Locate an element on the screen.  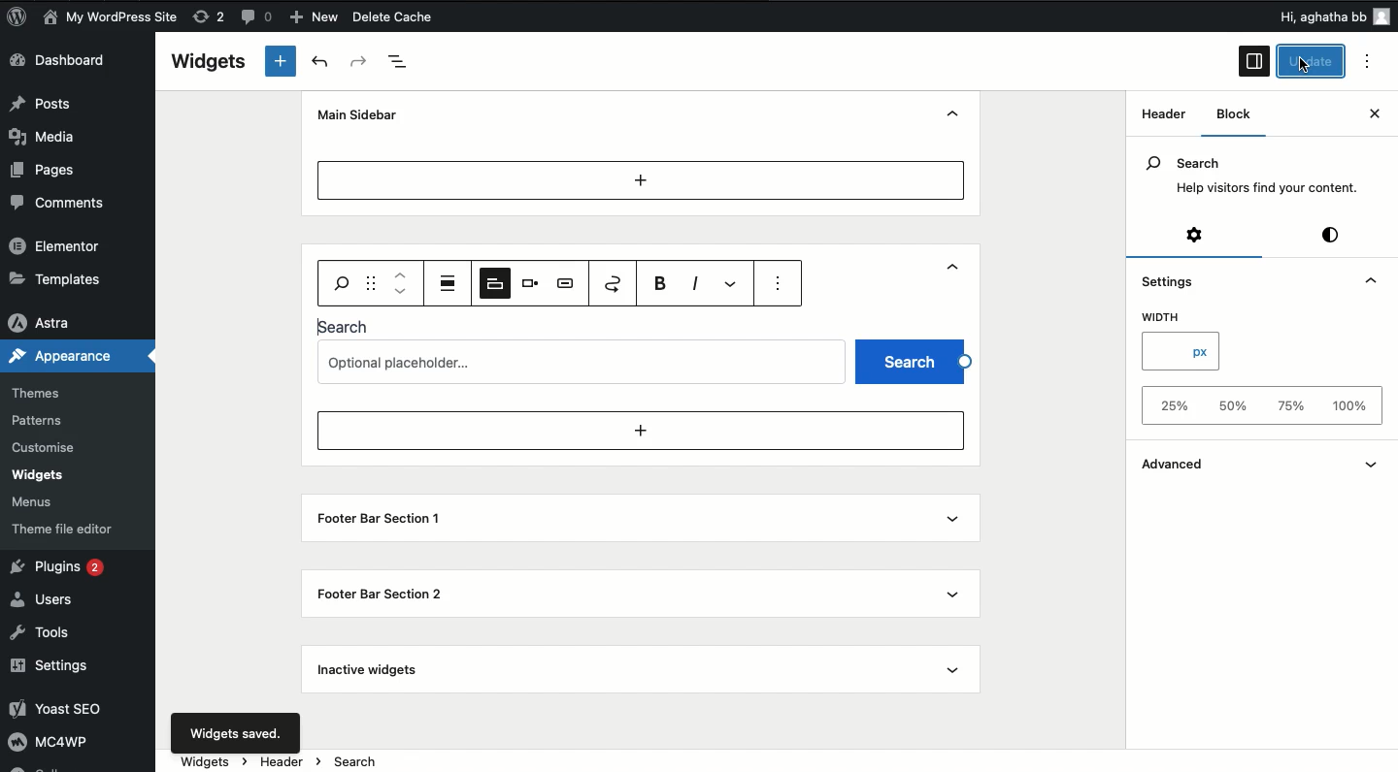
Dashboard is located at coordinates (72, 62).